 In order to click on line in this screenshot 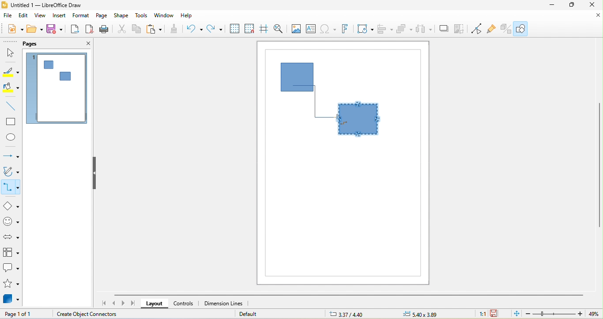, I will do `click(11, 106)`.